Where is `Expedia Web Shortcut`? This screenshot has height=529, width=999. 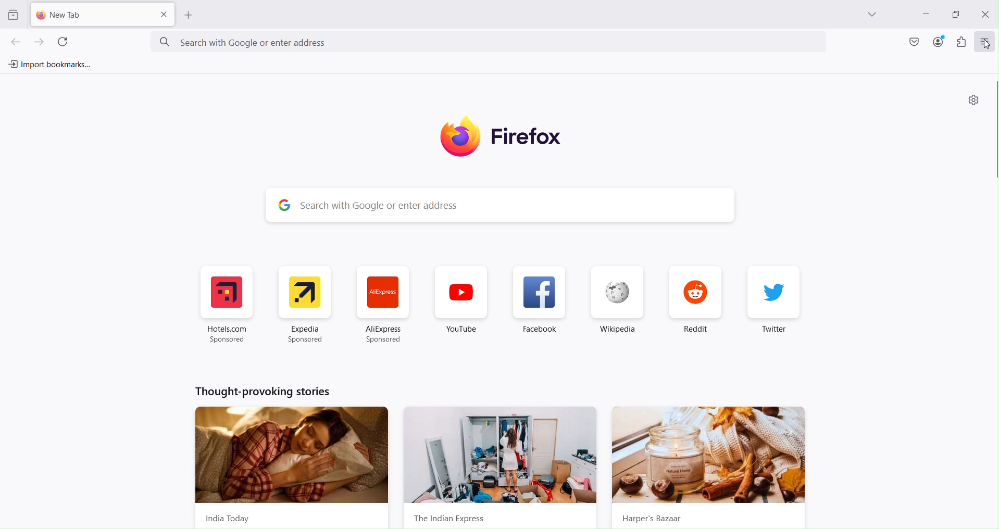 Expedia Web Shortcut is located at coordinates (303, 305).